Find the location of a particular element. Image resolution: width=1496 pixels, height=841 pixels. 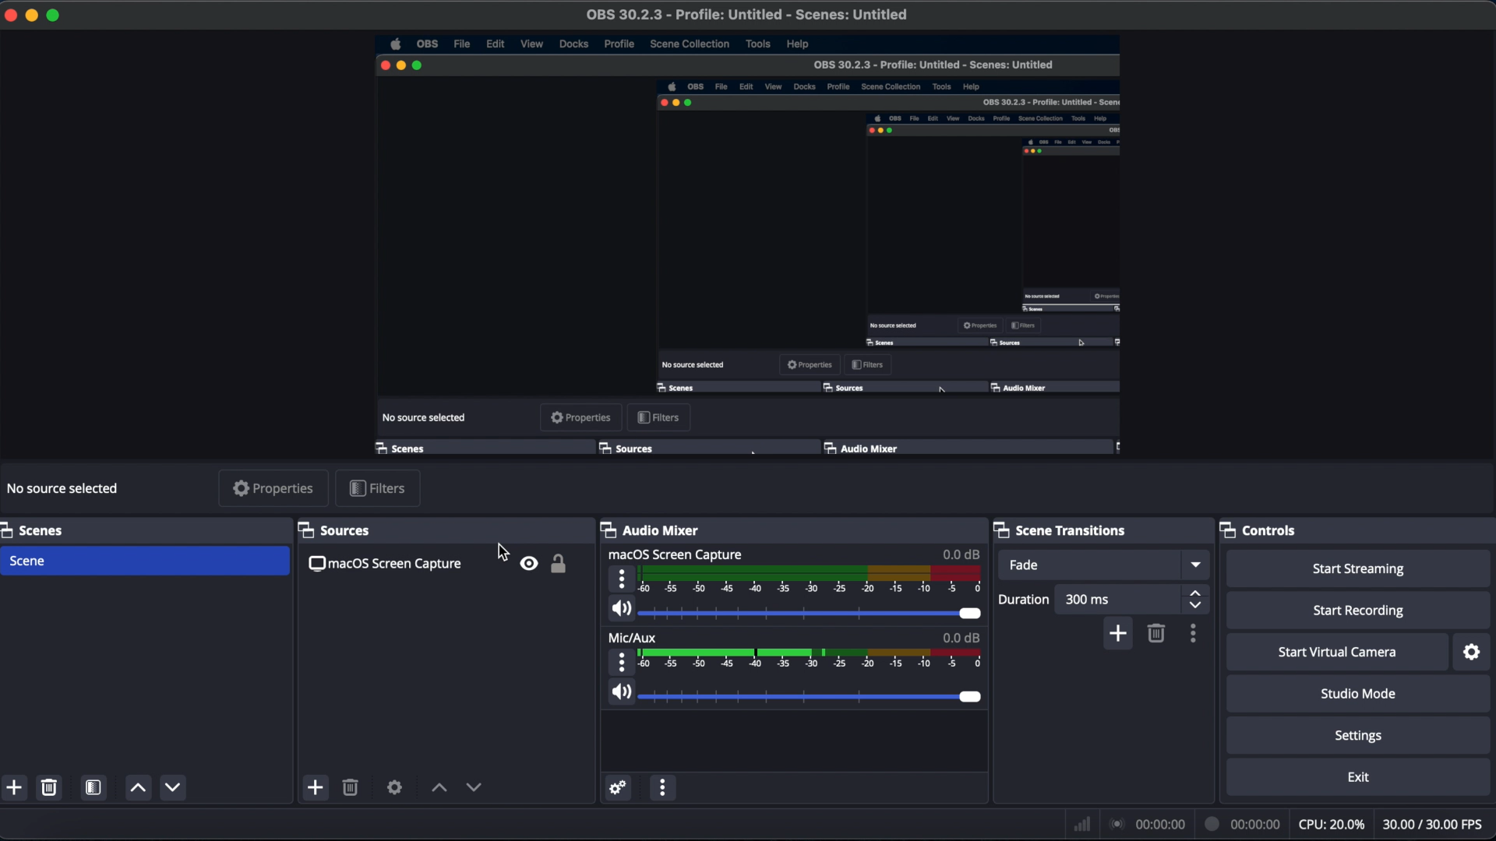

fade drop down menu is located at coordinates (1195, 564).